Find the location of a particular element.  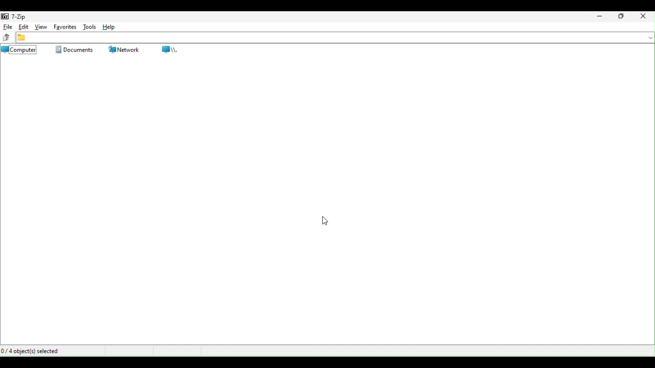

file is located at coordinates (6, 26).